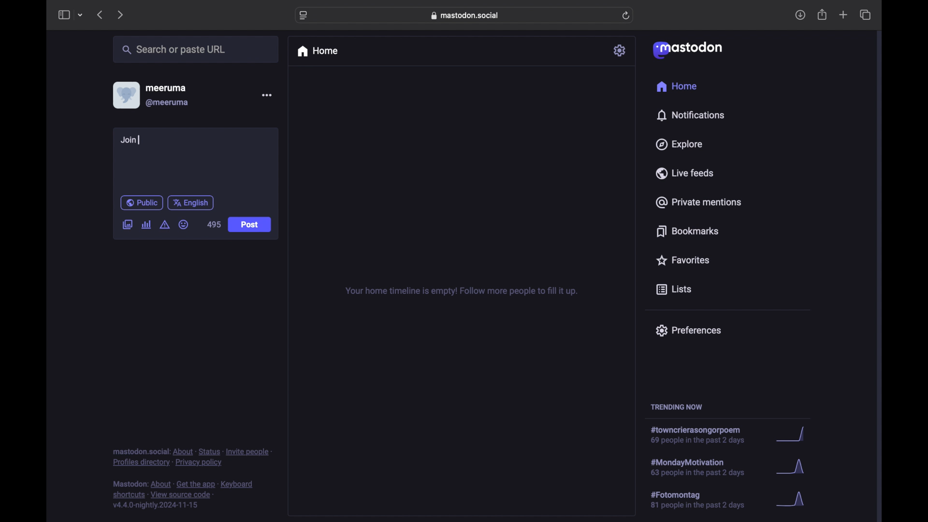  Describe the element at coordinates (703, 435) in the screenshot. I see `hashtag trend` at that location.